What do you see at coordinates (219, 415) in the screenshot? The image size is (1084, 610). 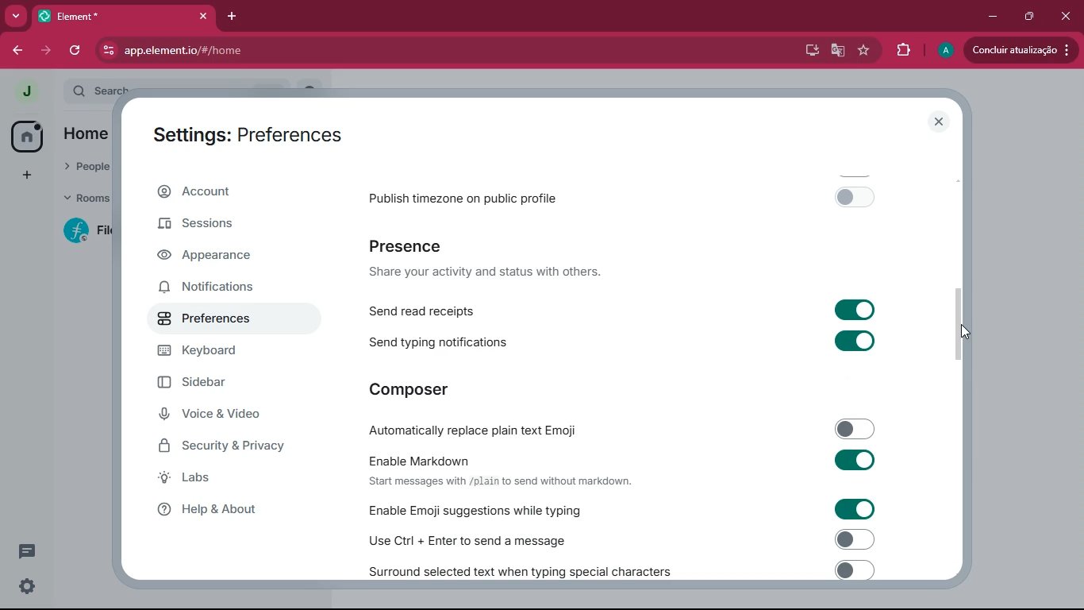 I see `voice` at bounding box center [219, 415].